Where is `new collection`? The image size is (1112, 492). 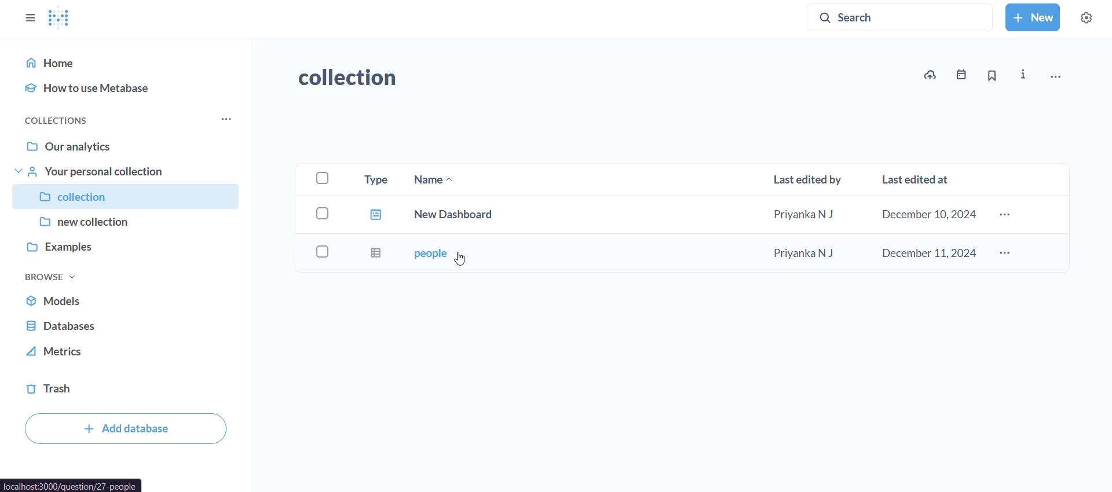 new collection is located at coordinates (127, 225).